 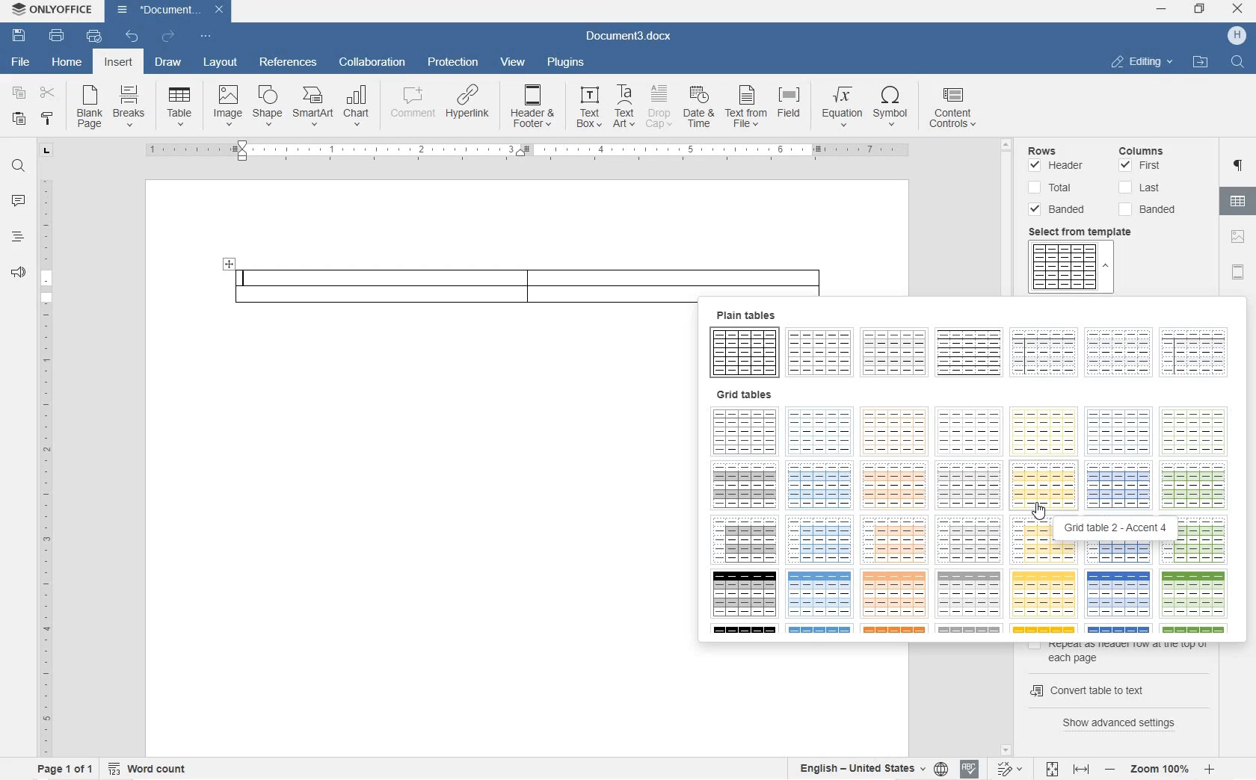 What do you see at coordinates (513, 62) in the screenshot?
I see `VIEW` at bounding box center [513, 62].